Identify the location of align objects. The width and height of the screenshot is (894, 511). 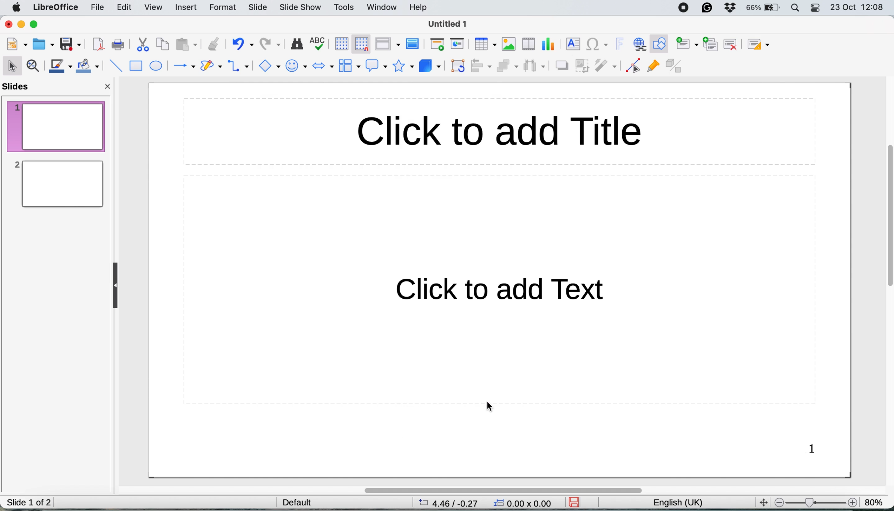
(482, 66).